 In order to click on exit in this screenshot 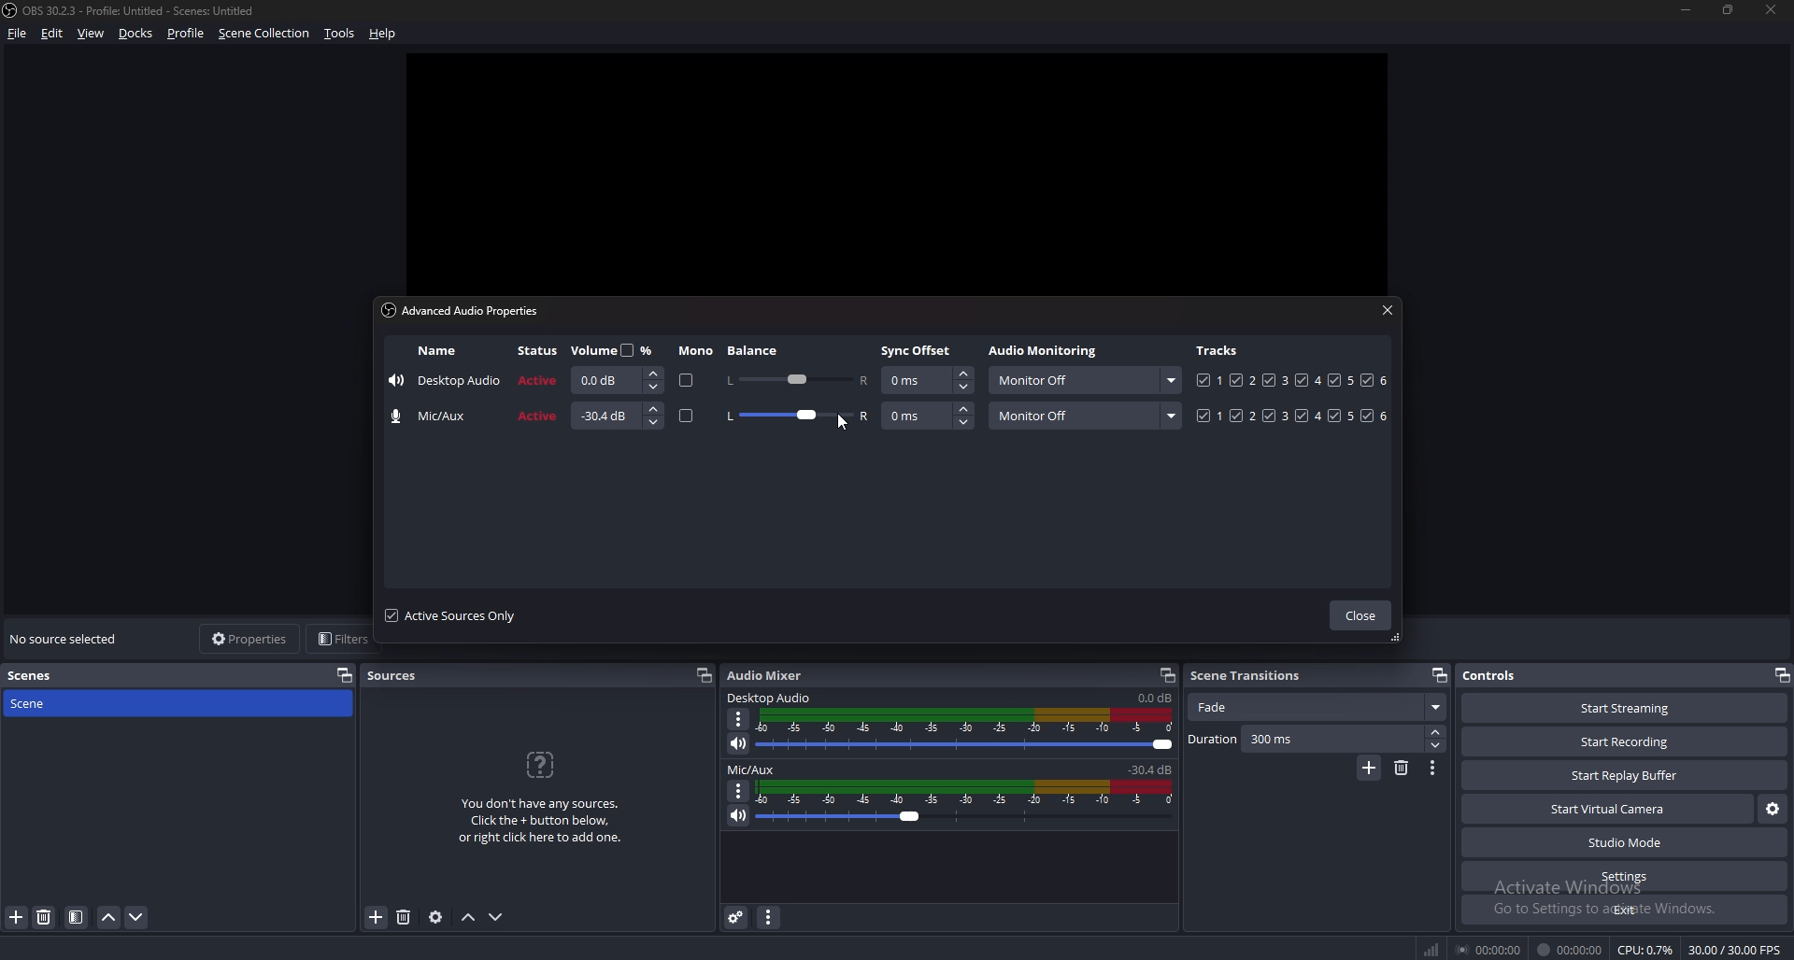, I will do `click(1625, 910)`.